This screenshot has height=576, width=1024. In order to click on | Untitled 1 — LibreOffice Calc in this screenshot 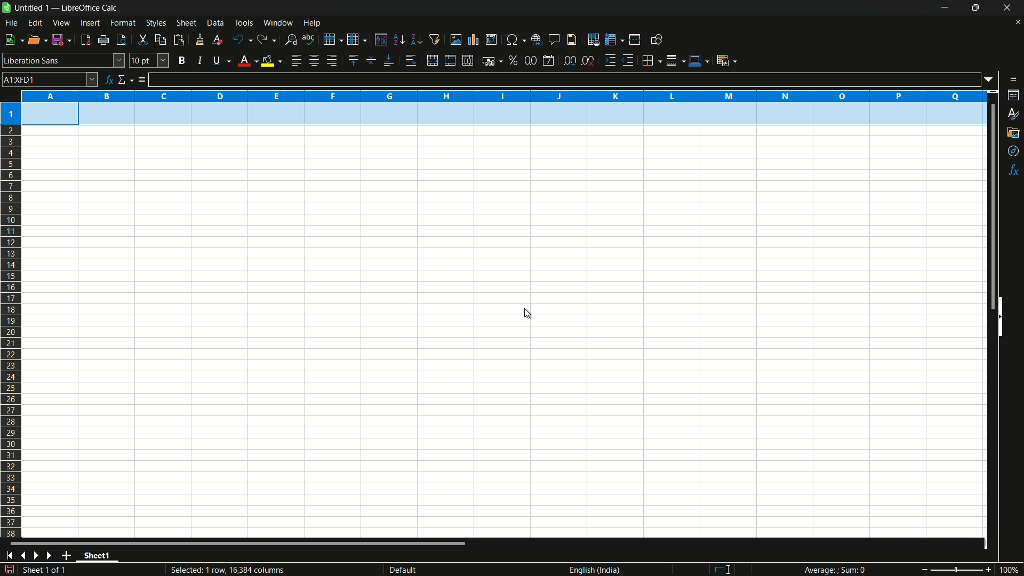, I will do `click(65, 7)`.